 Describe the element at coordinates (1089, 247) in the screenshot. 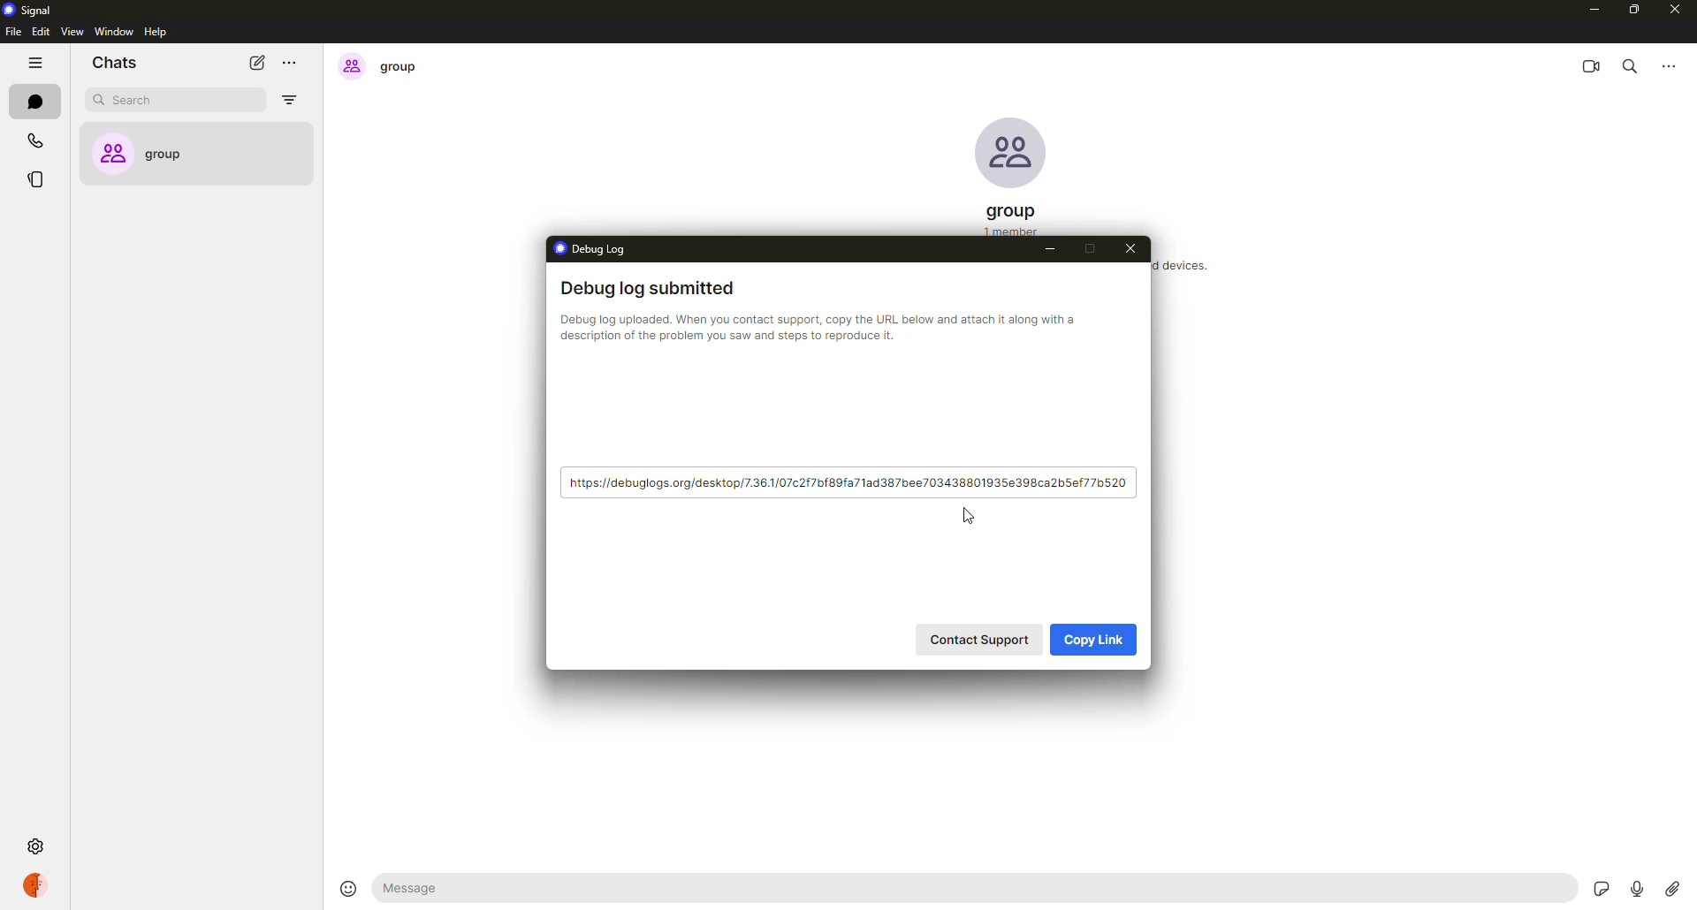

I see `maximize` at that location.